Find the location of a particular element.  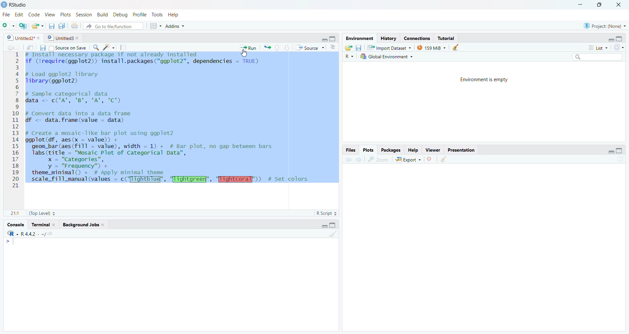

Clean is located at coordinates (444, 159).